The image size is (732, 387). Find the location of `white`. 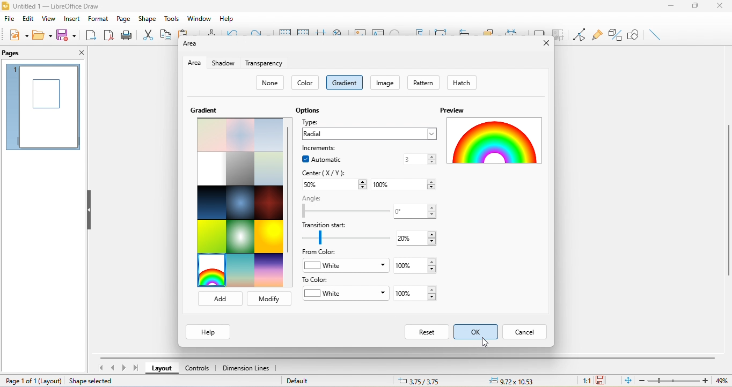

white is located at coordinates (347, 294).